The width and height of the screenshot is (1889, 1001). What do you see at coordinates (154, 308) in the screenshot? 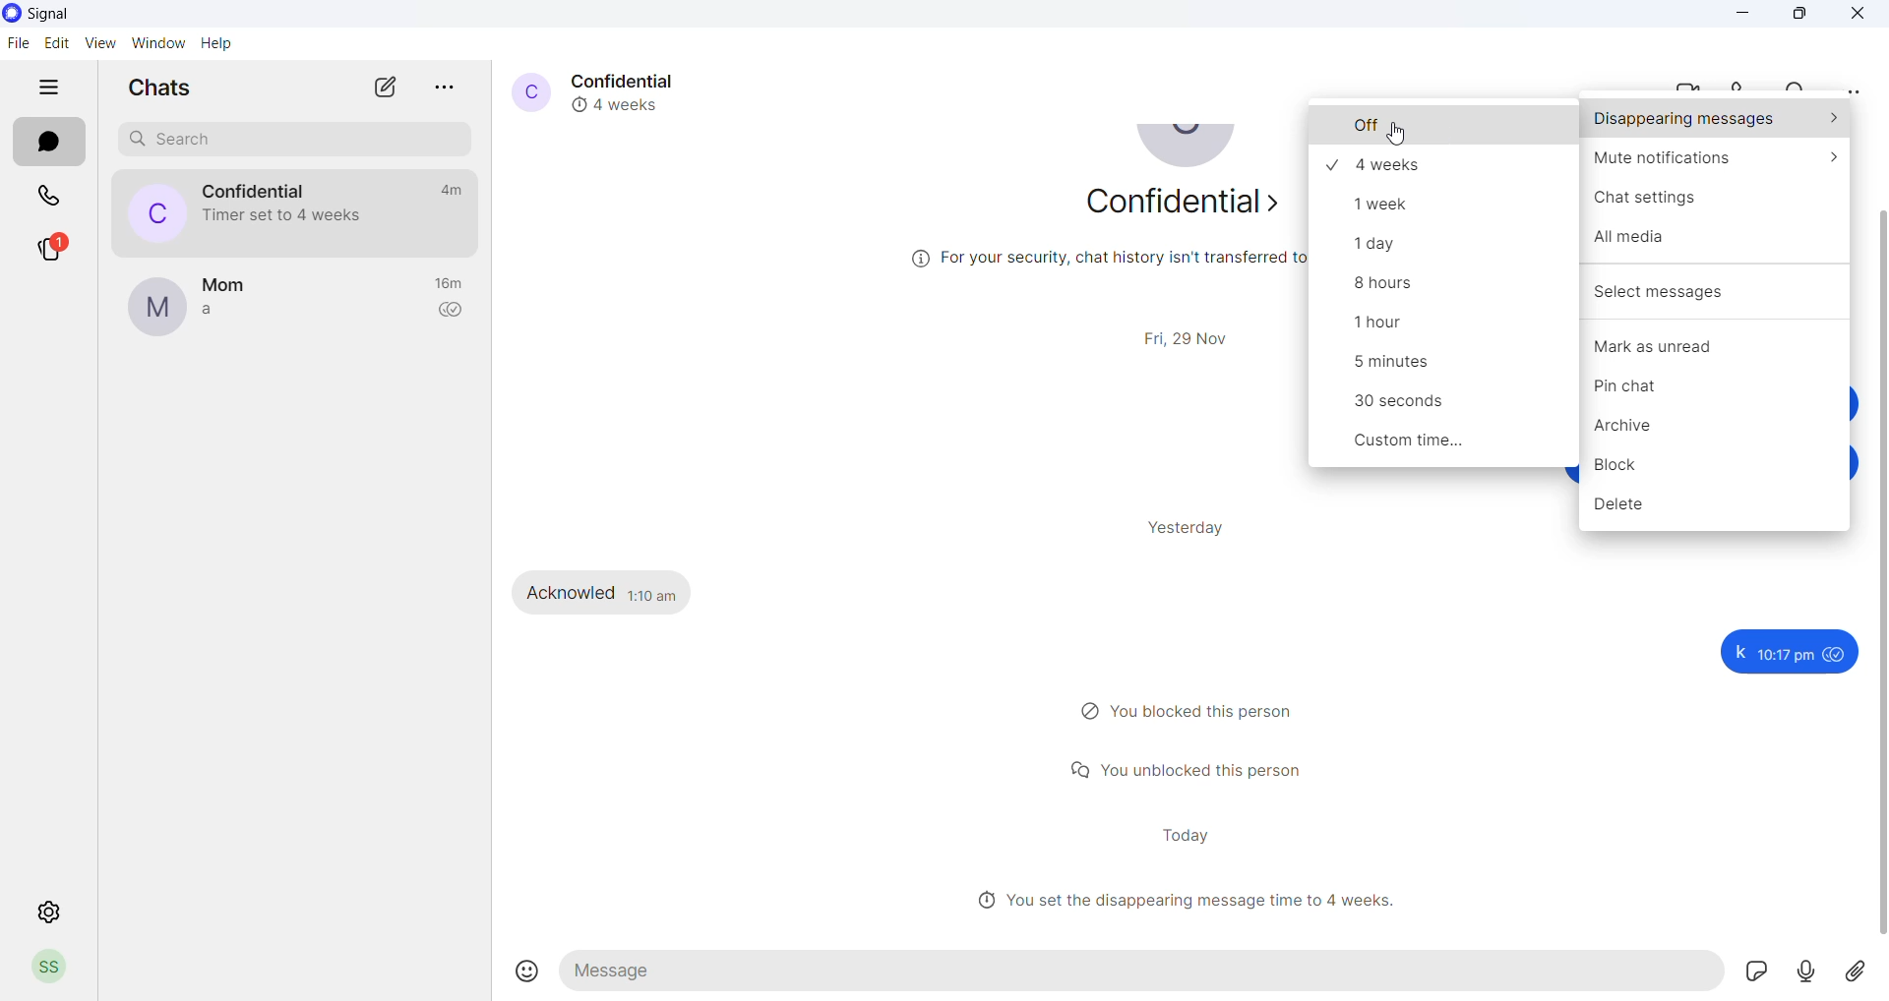
I see `profile picture` at bounding box center [154, 308].